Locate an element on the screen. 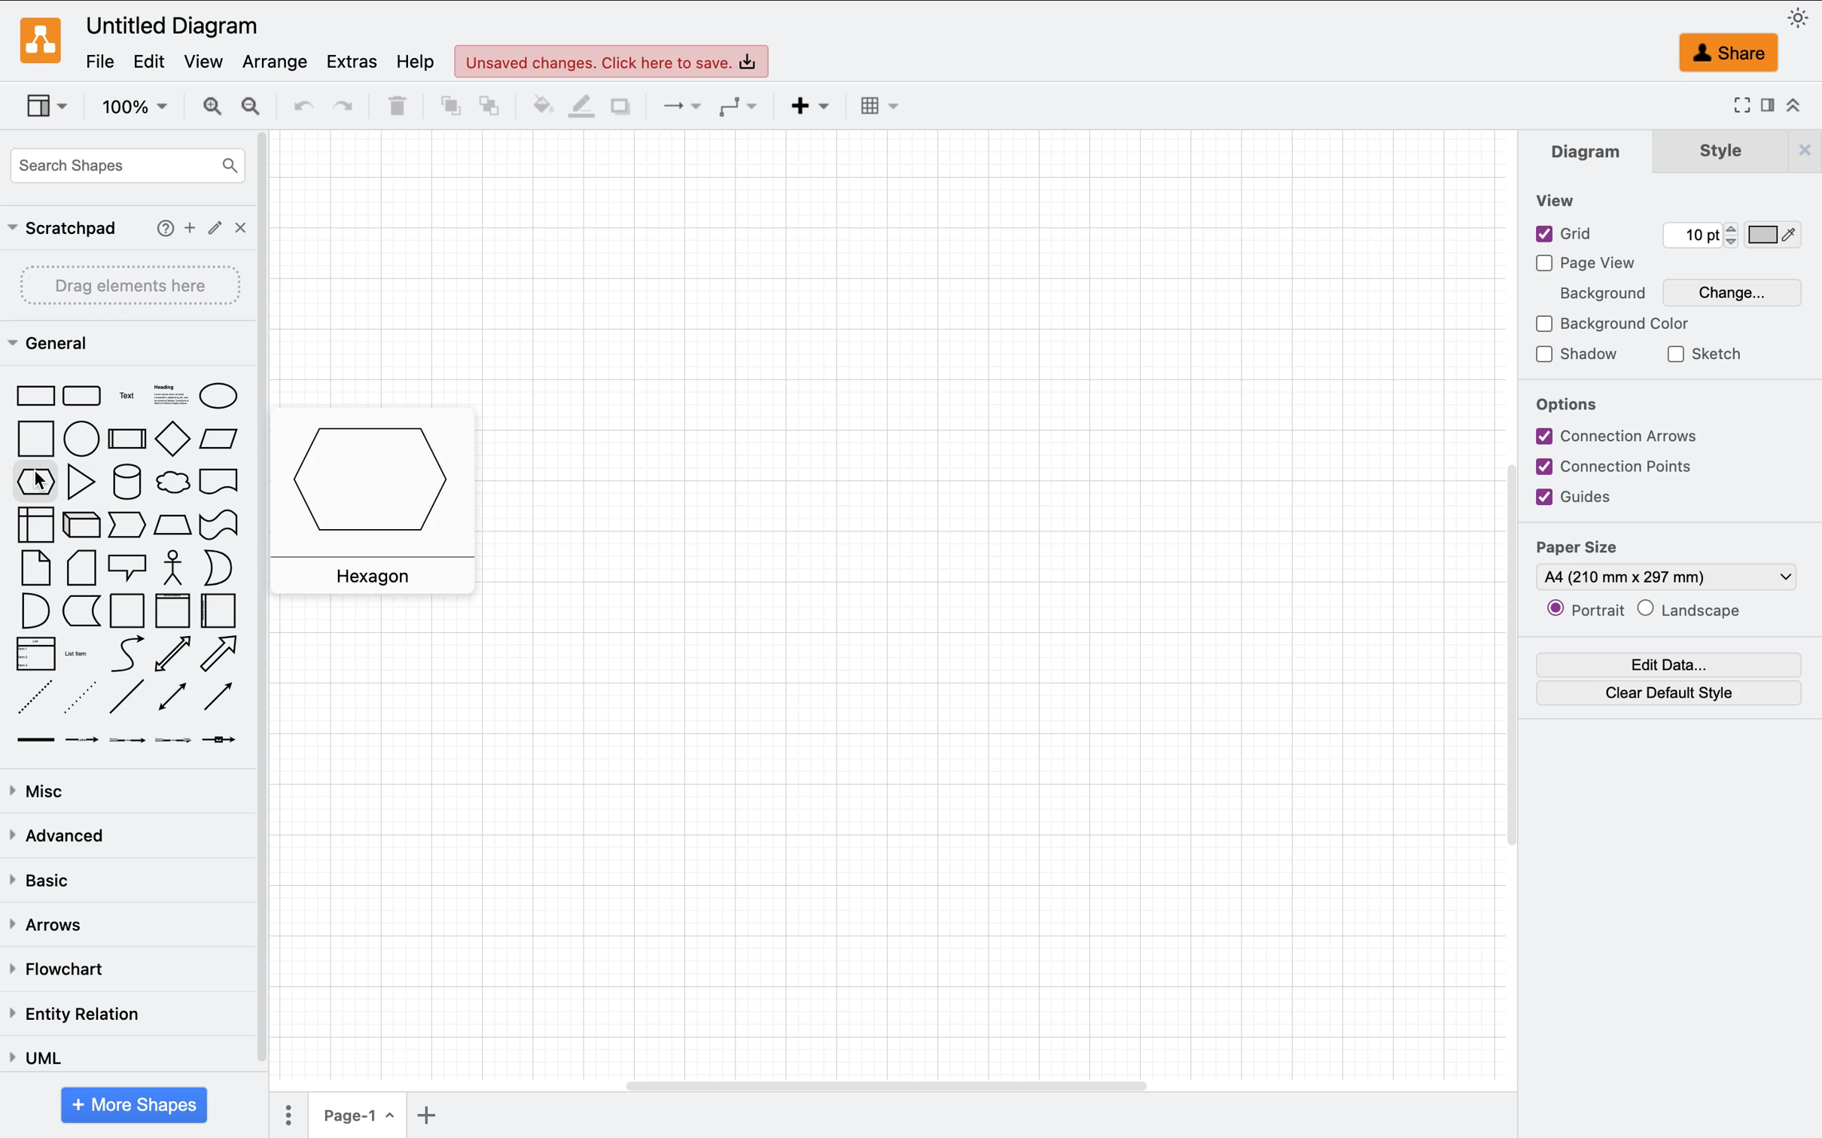 Image resolution: width=1822 pixels, height=1138 pixels. add page is located at coordinates (438, 1116).